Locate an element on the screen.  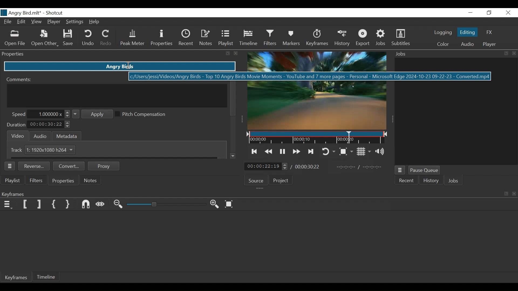
Show volume control is located at coordinates (381, 152).